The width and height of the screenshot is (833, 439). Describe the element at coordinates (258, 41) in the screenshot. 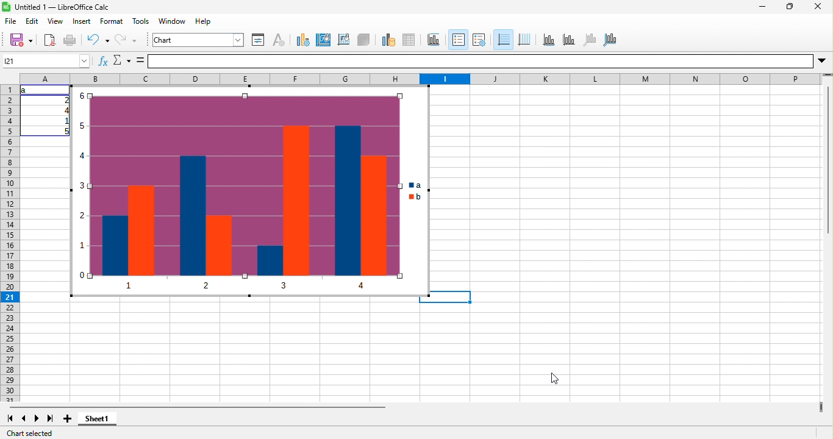

I see `format selection` at that location.